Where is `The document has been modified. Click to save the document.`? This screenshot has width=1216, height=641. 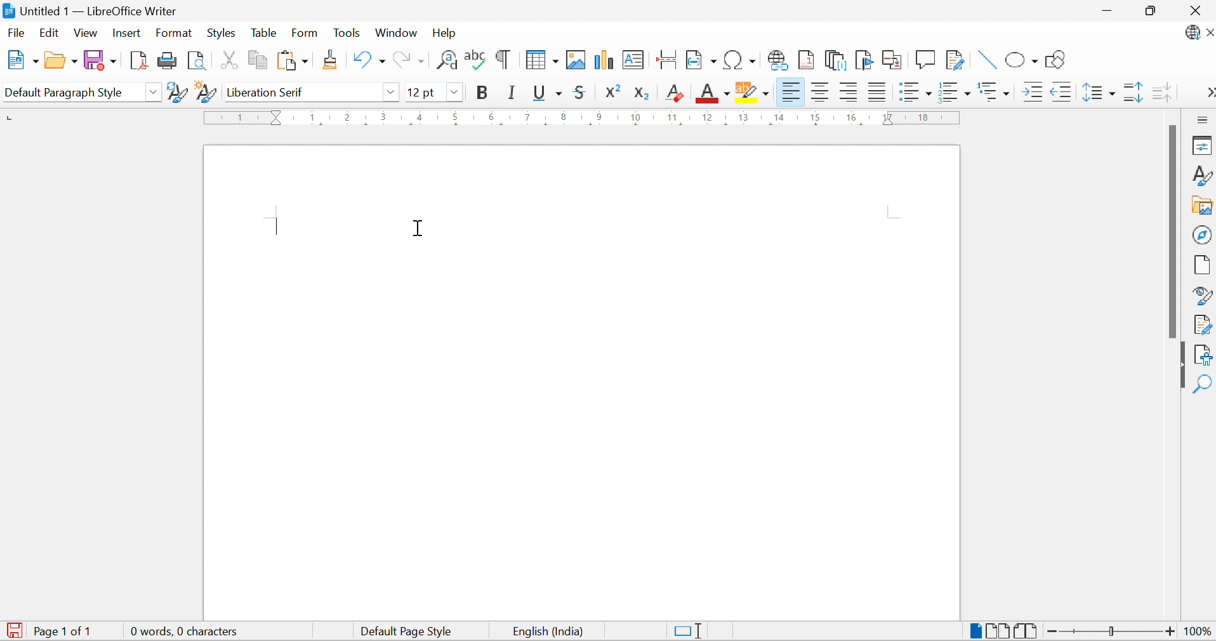
The document has been modified. Click to save the document. is located at coordinates (14, 630).